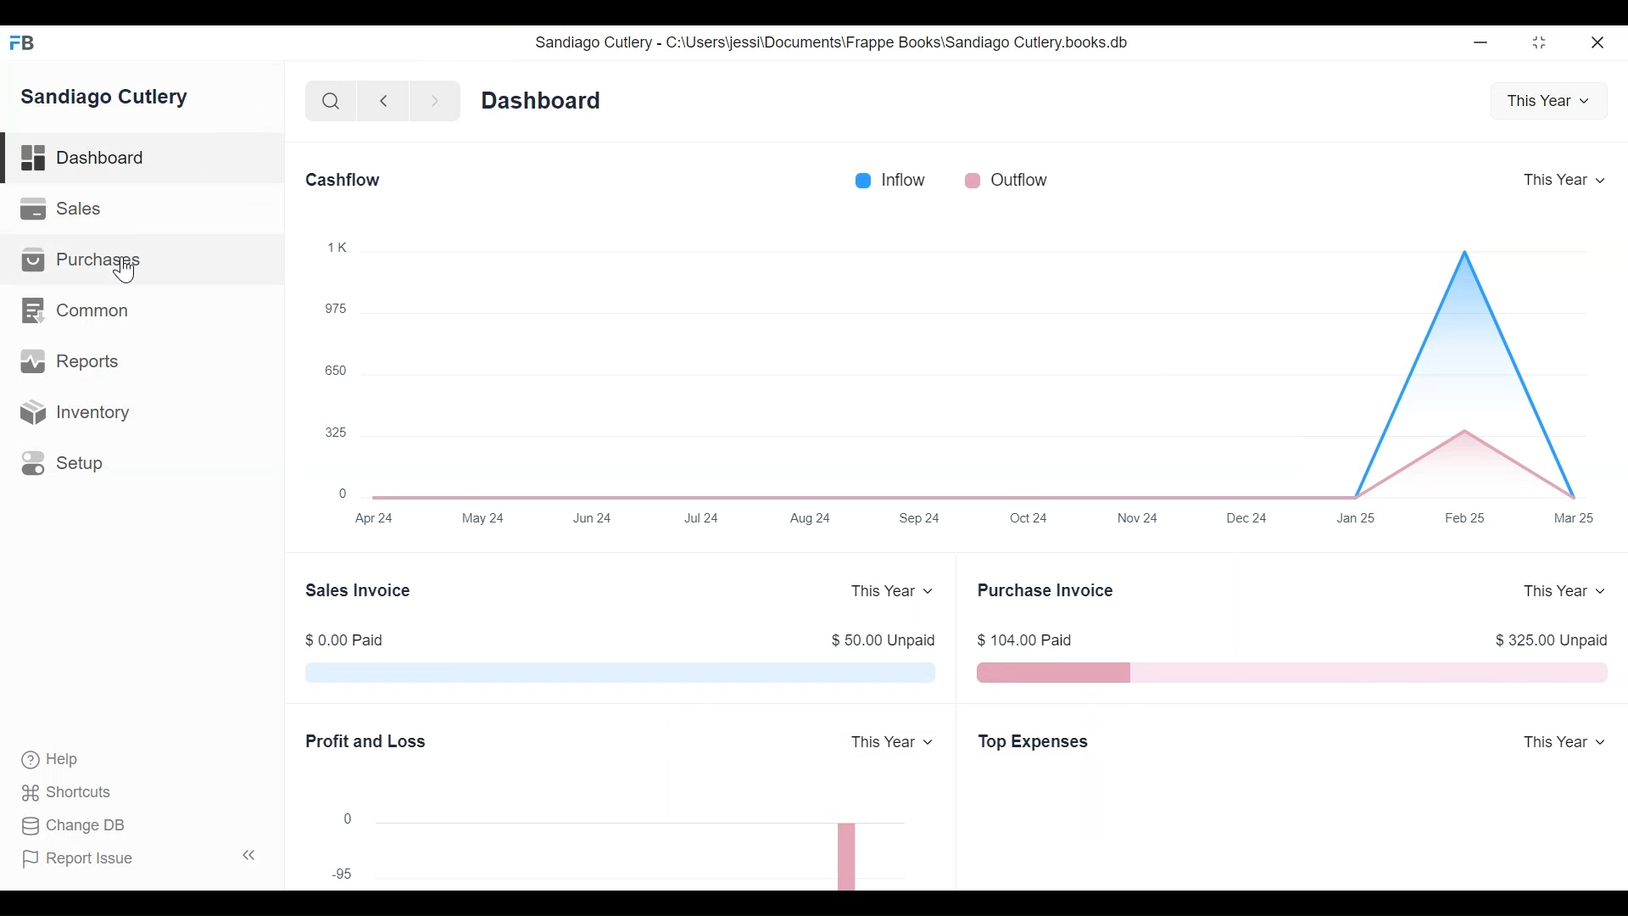 The width and height of the screenshot is (1628, 916). Describe the element at coordinates (1355, 520) in the screenshot. I see `Jan 25` at that location.